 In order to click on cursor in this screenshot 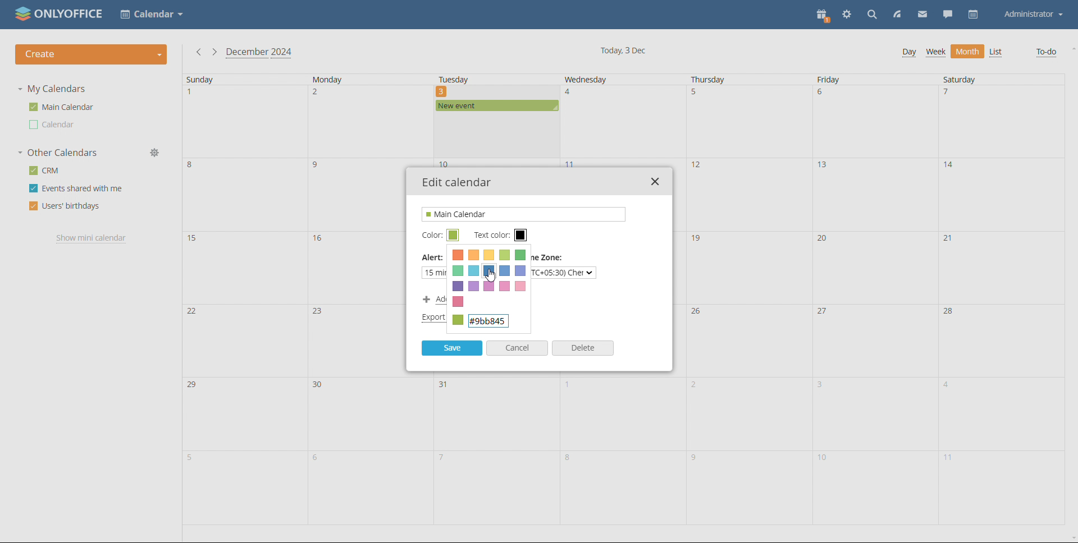, I will do `click(493, 275)`.